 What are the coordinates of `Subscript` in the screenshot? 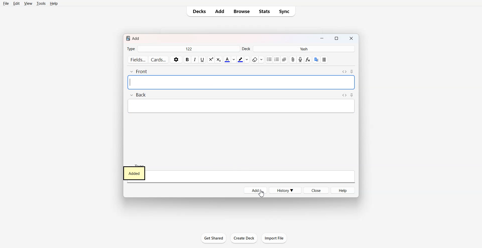 It's located at (211, 60).